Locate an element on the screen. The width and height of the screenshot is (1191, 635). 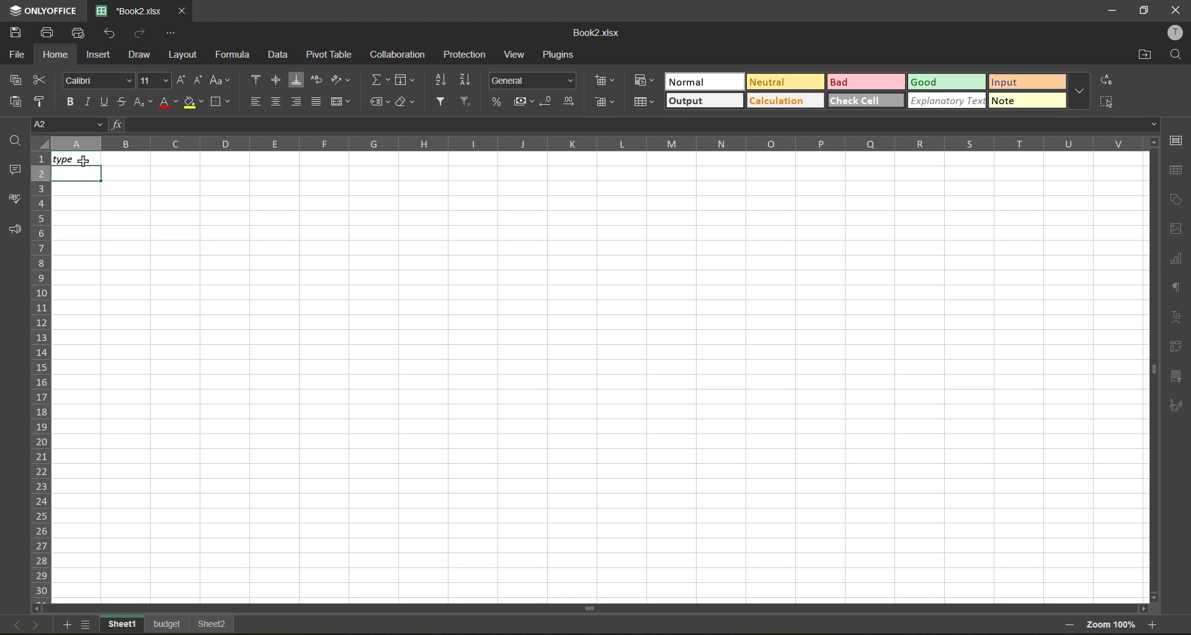
sub/superscript is located at coordinates (145, 102).